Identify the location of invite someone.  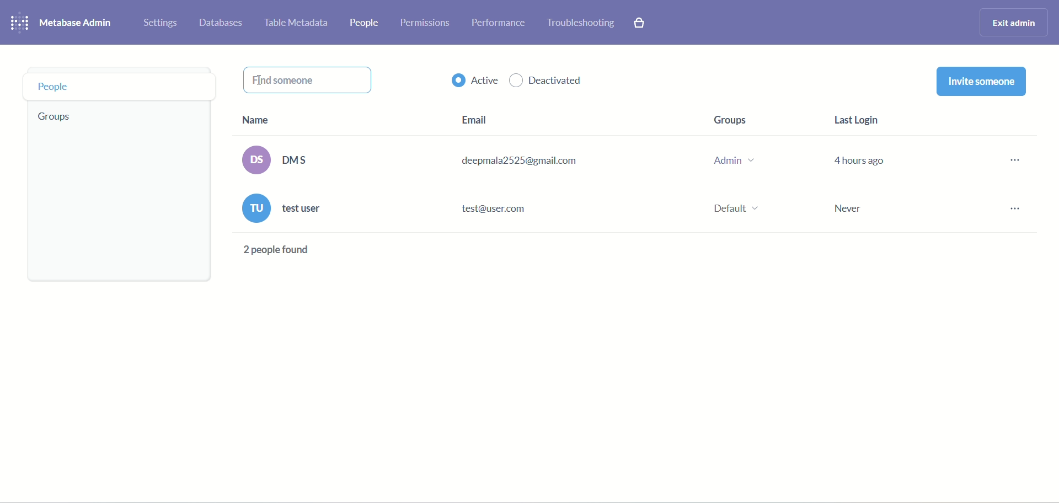
(982, 82).